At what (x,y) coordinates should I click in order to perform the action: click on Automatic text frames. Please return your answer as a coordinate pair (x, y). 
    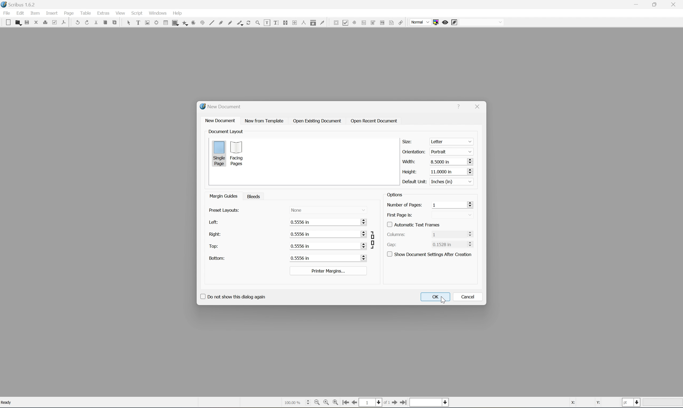
    Looking at the image, I should click on (414, 224).